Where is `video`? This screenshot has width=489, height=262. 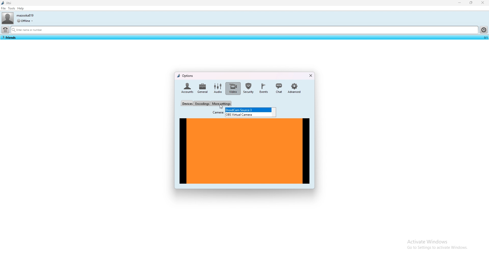 video is located at coordinates (232, 89).